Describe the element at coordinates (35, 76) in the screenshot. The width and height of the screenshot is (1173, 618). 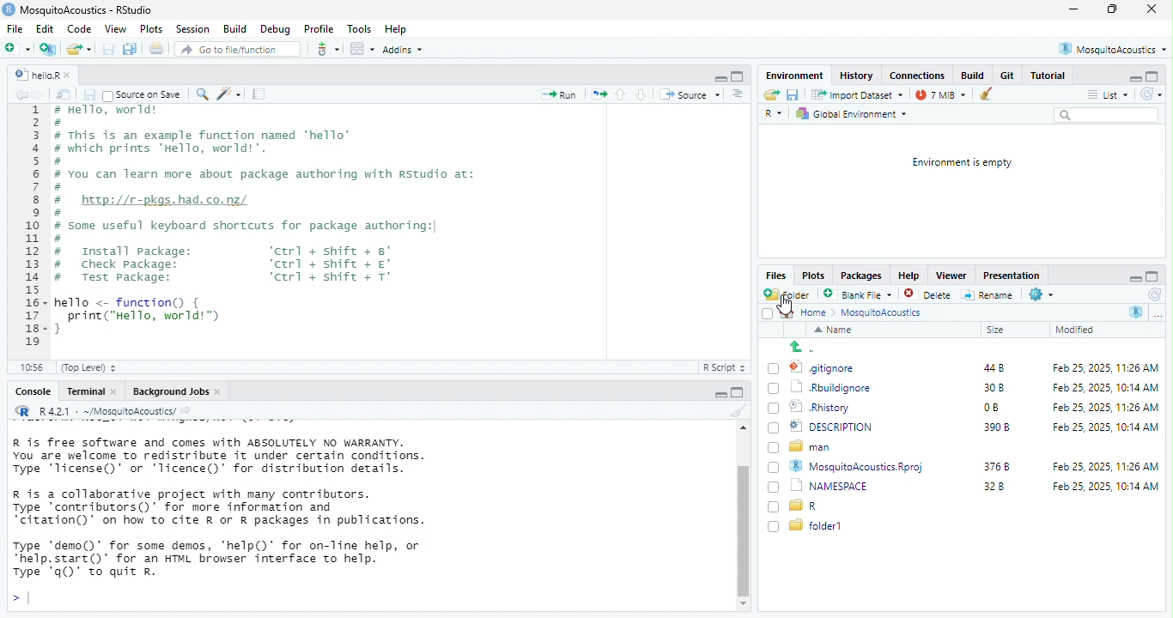
I see ` hellor` at that location.